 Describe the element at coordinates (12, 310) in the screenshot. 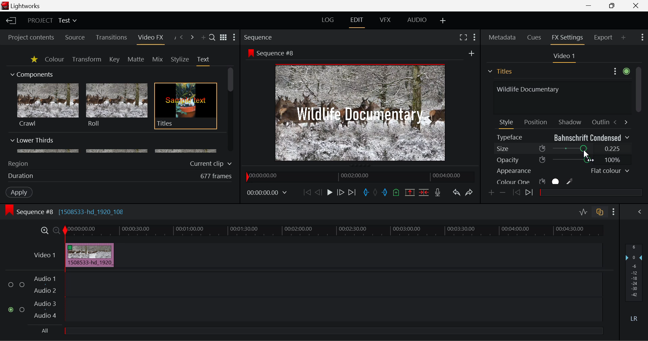

I see `checked checkbox` at that location.